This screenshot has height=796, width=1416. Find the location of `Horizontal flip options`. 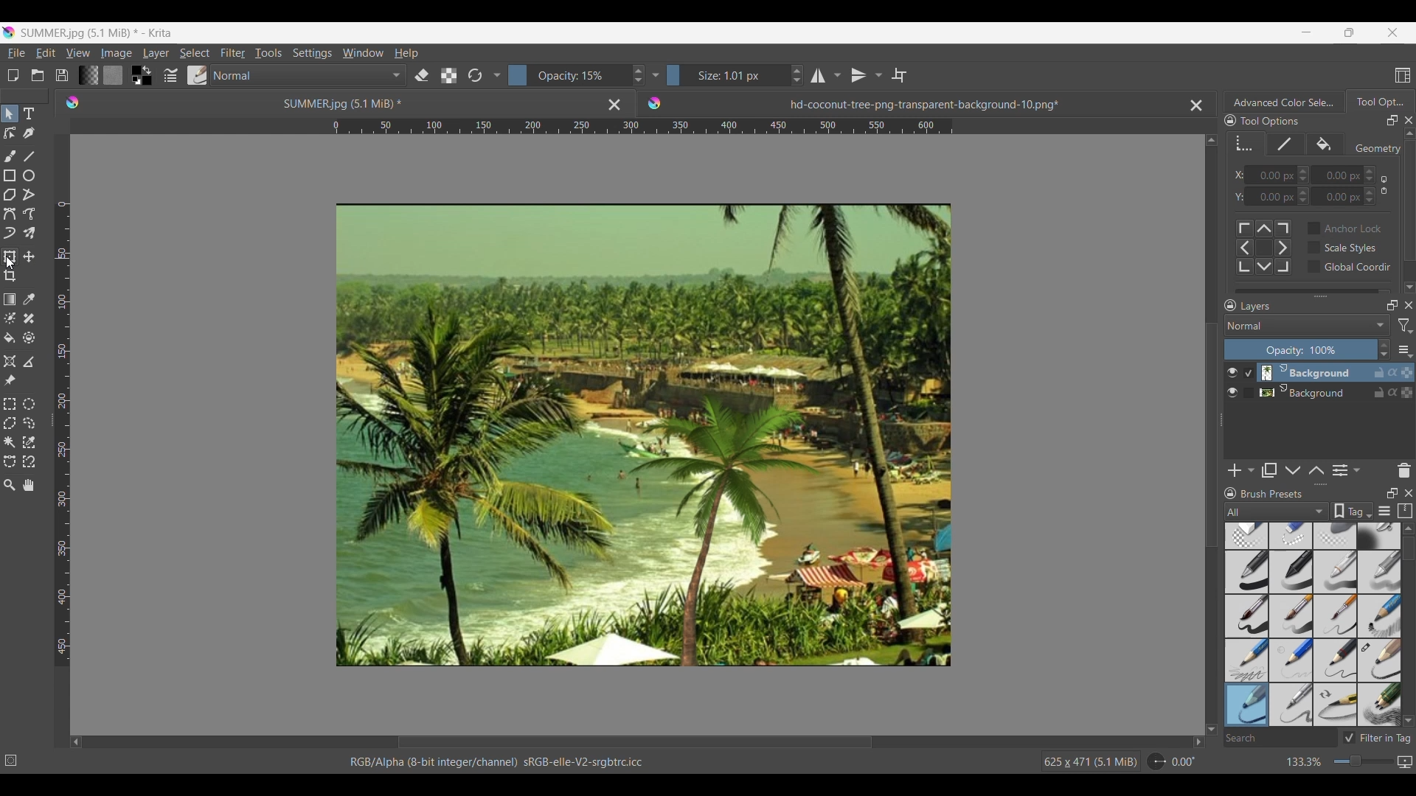

Horizontal flip options is located at coordinates (837, 75).